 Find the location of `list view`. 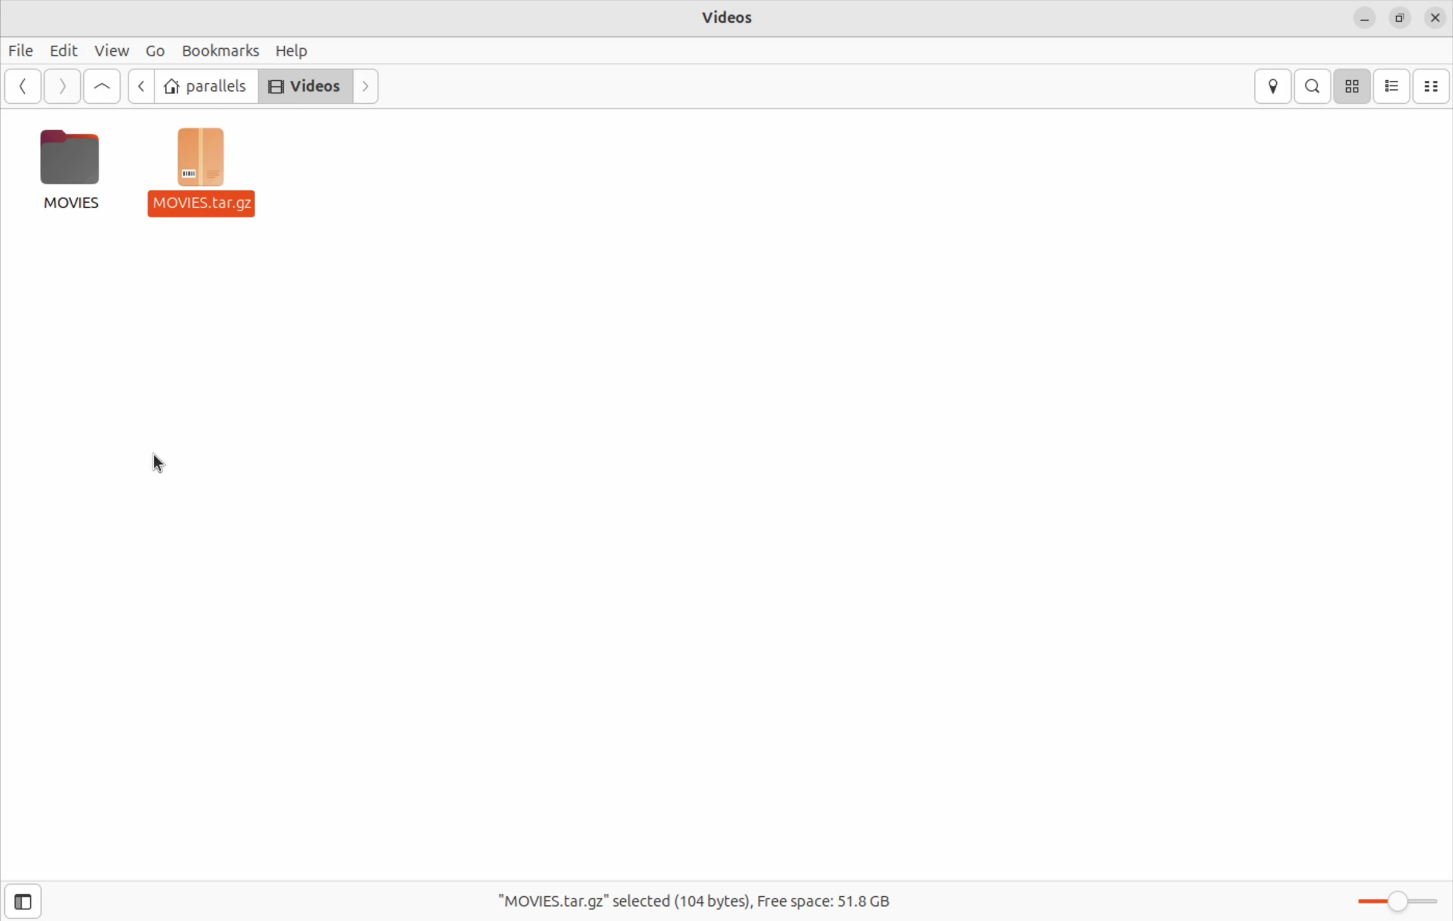

list view is located at coordinates (1391, 86).